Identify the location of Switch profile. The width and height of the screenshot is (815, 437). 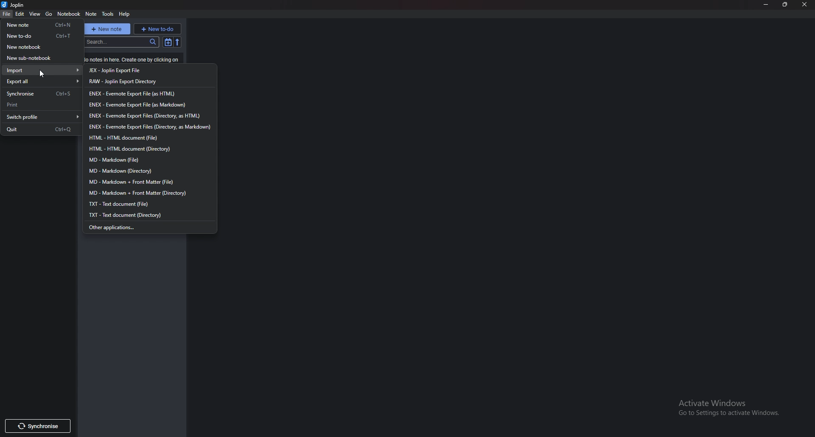
(42, 117).